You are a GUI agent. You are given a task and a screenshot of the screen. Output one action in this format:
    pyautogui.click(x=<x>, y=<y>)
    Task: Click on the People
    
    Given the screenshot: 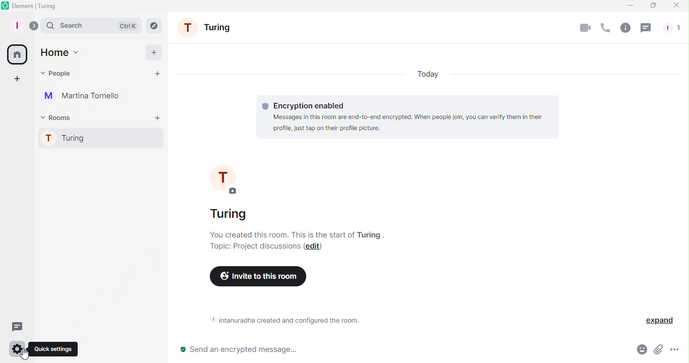 What is the action you would take?
    pyautogui.click(x=58, y=75)
    